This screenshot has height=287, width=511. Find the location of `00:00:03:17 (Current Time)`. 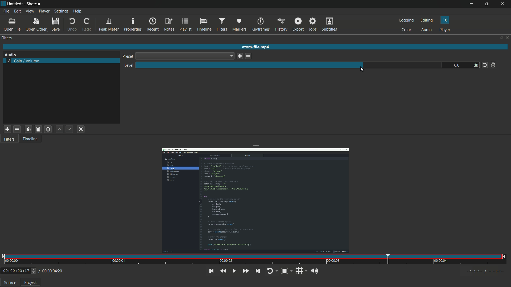

00:00:03:17 (Current Time) is located at coordinates (19, 271).